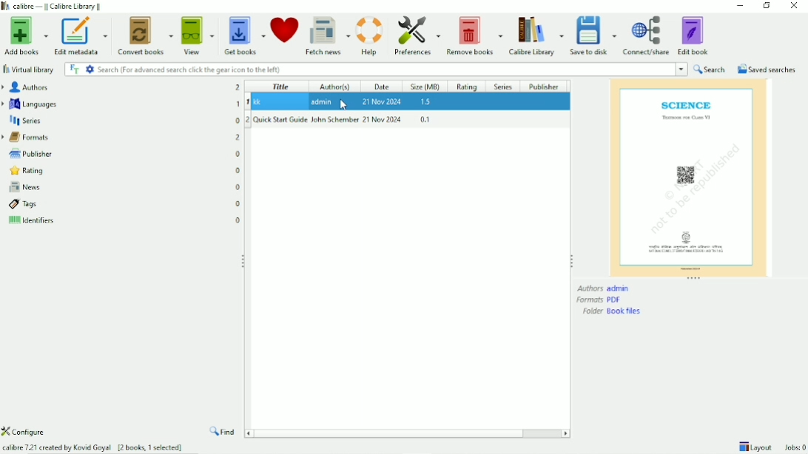 This screenshot has width=808, height=454. Describe the element at coordinates (573, 261) in the screenshot. I see `Resize` at that location.